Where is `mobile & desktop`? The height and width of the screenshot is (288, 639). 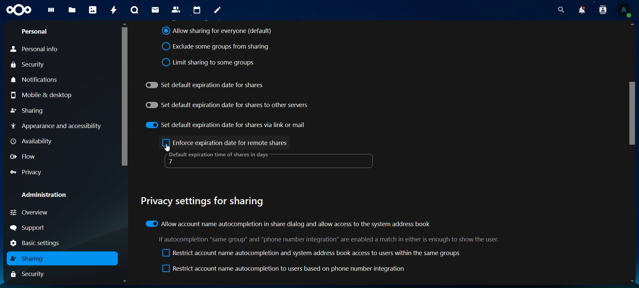
mobile & desktop is located at coordinates (42, 96).